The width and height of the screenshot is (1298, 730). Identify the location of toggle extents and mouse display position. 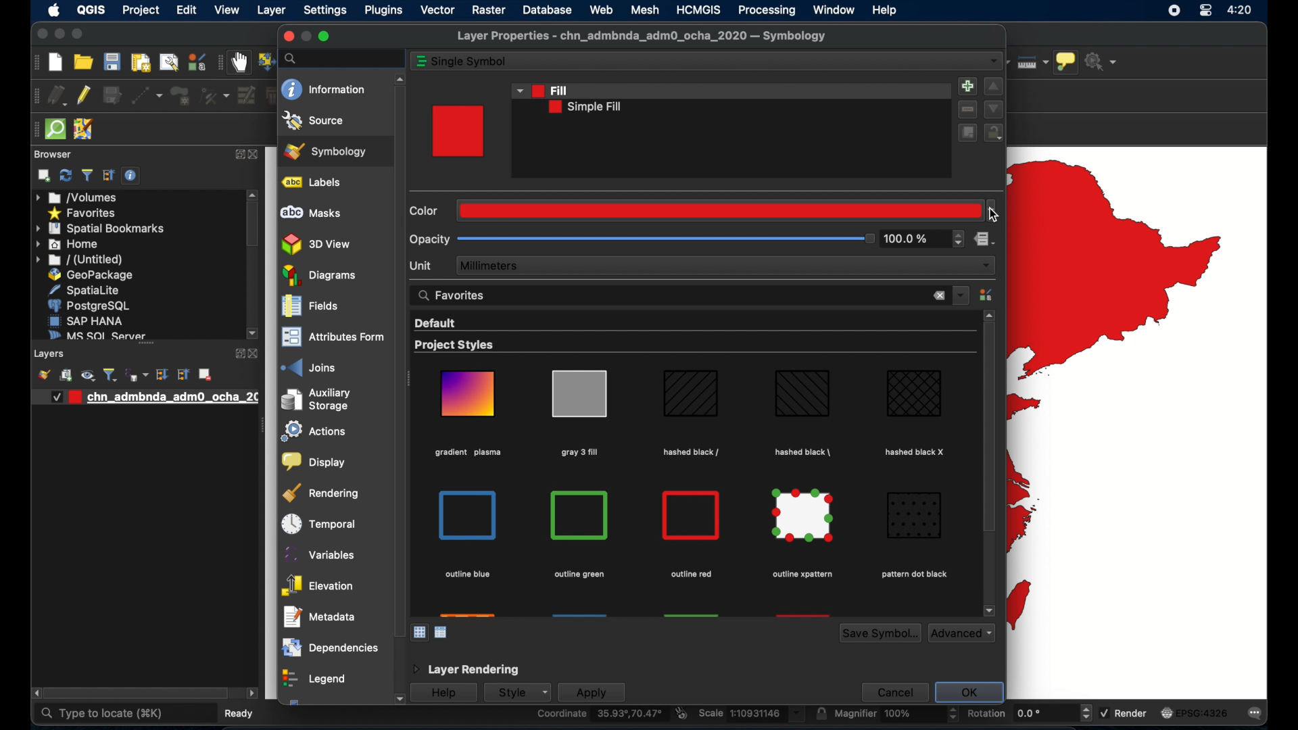
(681, 713).